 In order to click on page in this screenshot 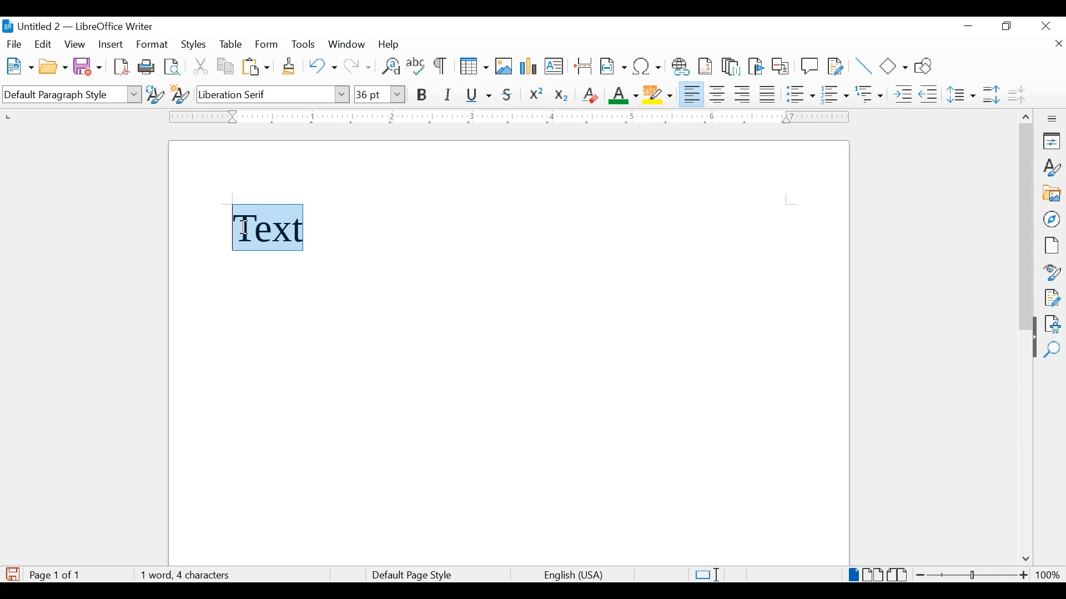, I will do `click(1051, 245)`.